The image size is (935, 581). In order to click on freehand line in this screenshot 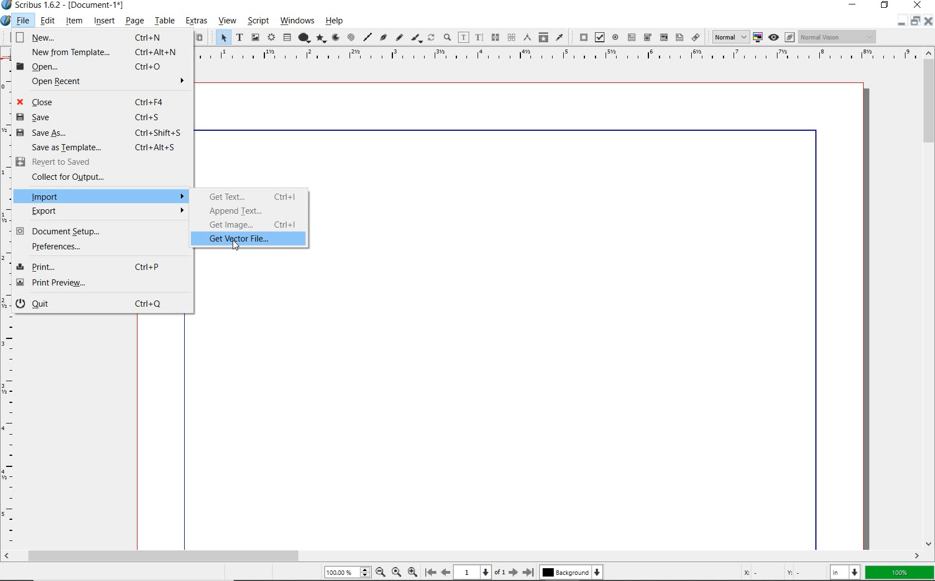, I will do `click(398, 37)`.